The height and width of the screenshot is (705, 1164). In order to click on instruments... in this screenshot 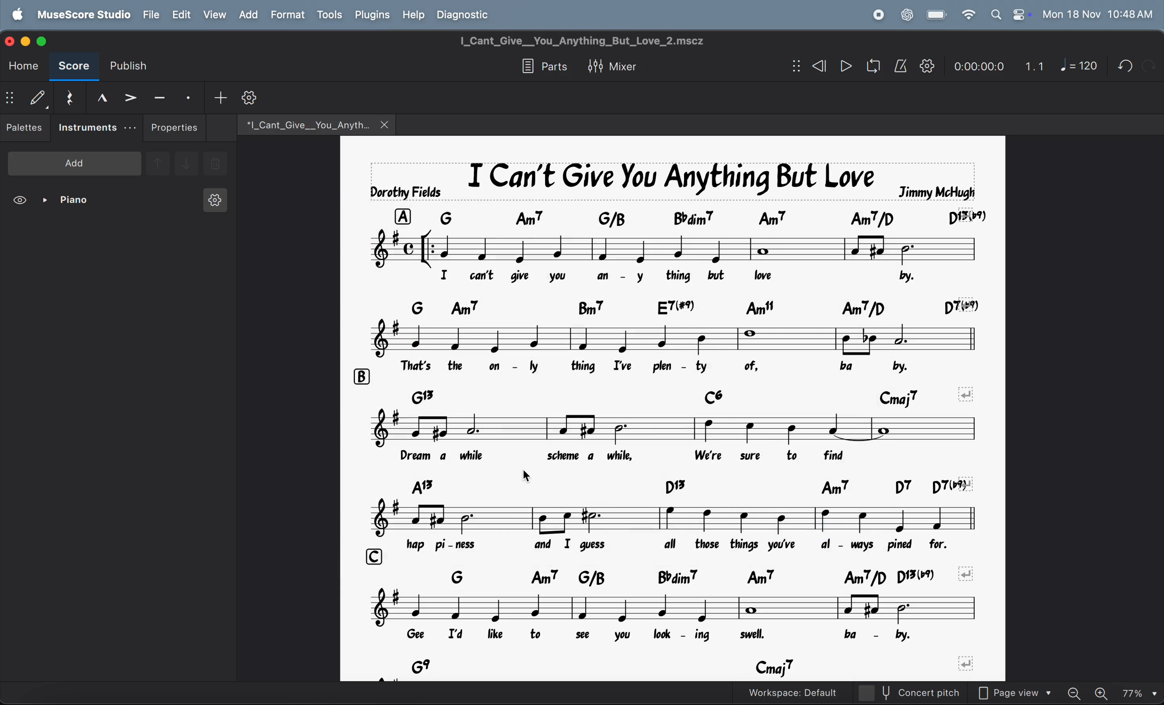, I will do `click(96, 128)`.